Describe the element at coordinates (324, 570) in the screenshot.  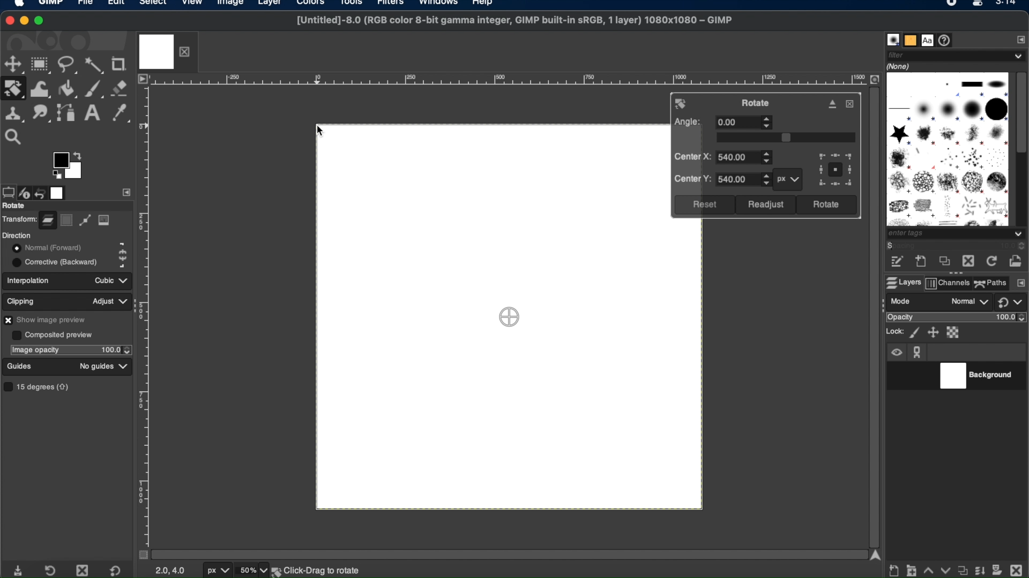
I see `background` at that location.